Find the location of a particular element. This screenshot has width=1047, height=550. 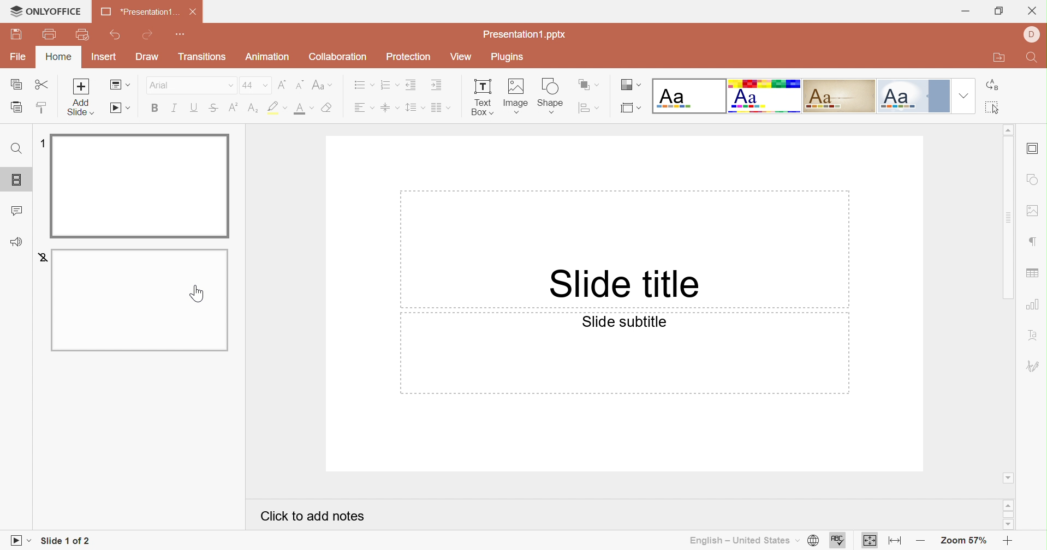

Feedback & Support is located at coordinates (16, 243).